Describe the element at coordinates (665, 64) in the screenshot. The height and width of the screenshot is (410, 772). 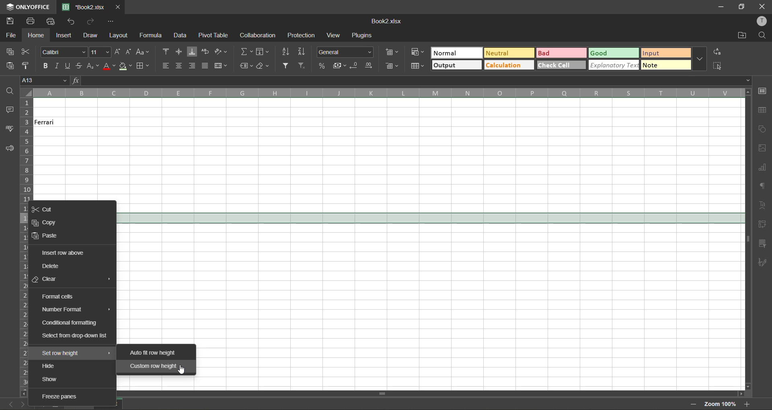
I see `note` at that location.